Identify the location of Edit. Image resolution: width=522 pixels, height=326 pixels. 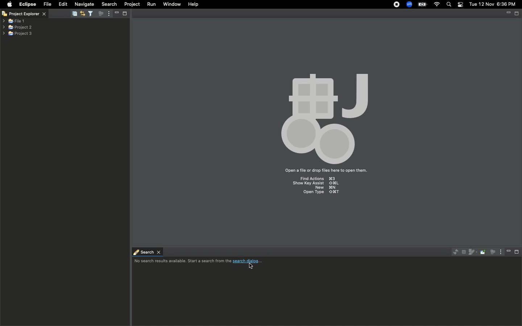
(63, 4).